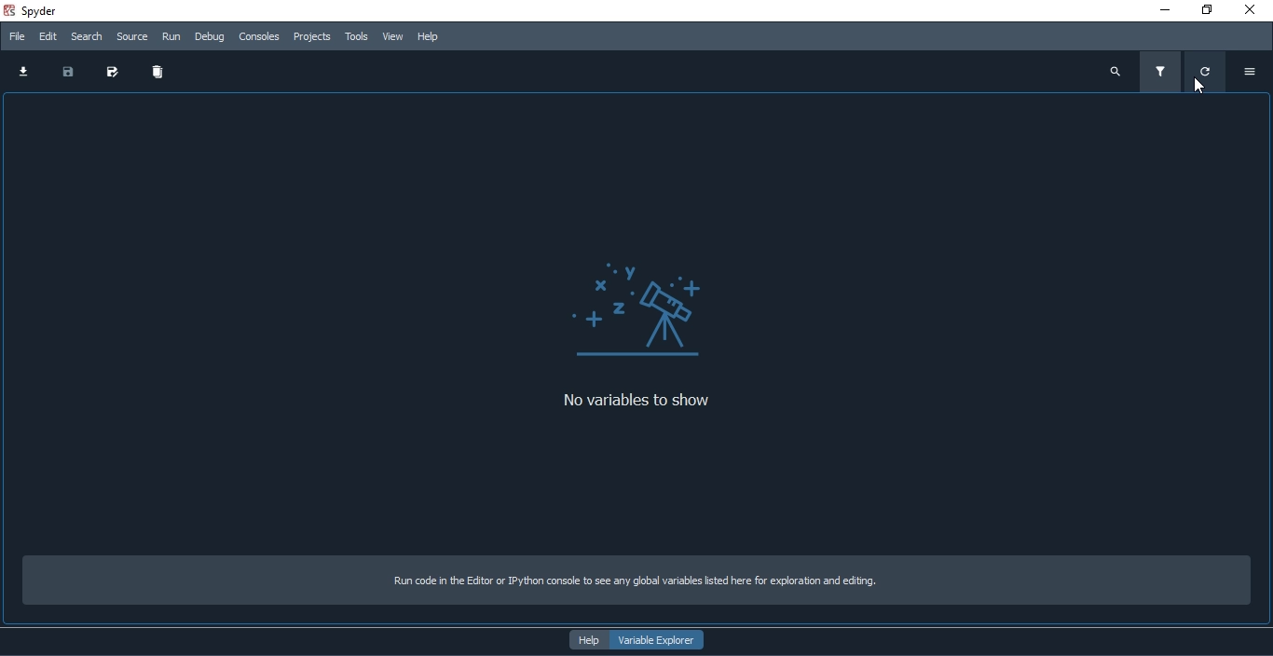  What do you see at coordinates (108, 72) in the screenshot?
I see `save as` at bounding box center [108, 72].